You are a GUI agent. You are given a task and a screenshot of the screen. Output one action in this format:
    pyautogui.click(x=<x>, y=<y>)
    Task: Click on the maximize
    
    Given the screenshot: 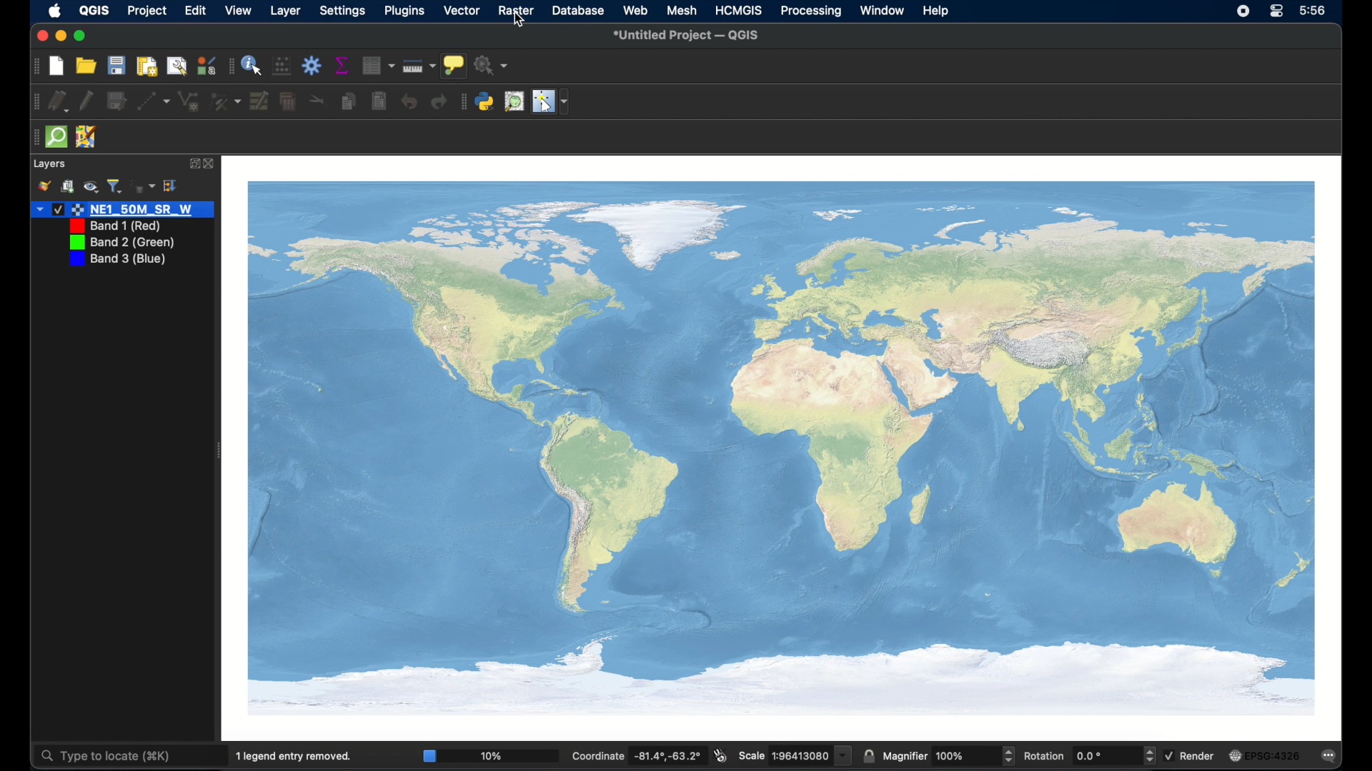 What is the action you would take?
    pyautogui.click(x=81, y=36)
    